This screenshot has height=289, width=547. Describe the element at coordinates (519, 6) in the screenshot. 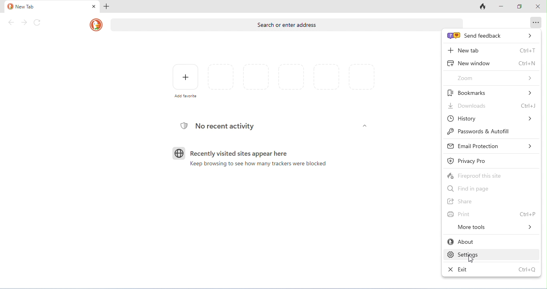

I see `maximize` at that location.